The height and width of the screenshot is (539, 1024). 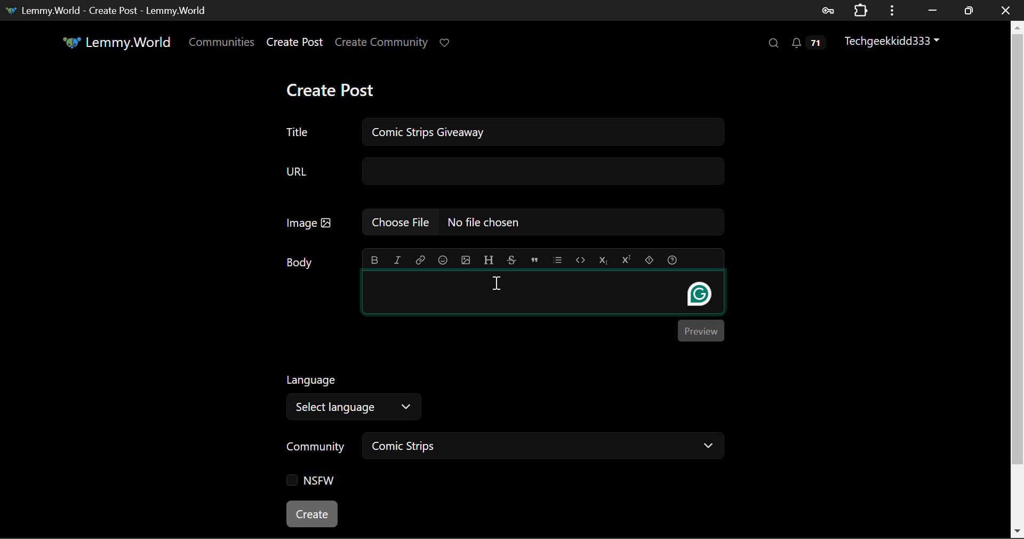 What do you see at coordinates (465, 258) in the screenshot?
I see `upload image` at bounding box center [465, 258].